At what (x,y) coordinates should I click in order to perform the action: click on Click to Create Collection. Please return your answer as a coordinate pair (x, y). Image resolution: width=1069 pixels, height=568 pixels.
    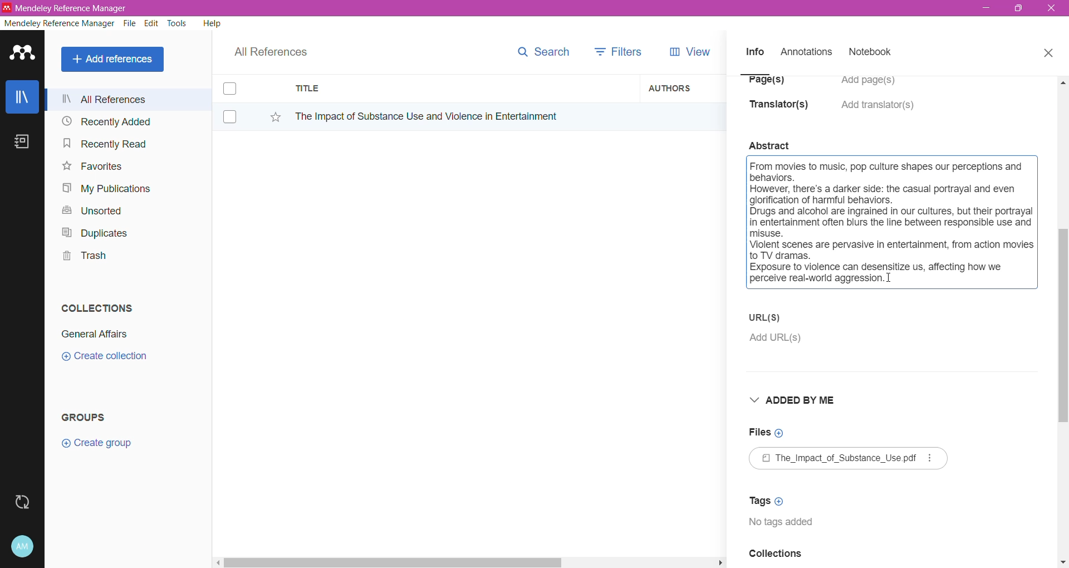
    Looking at the image, I should click on (104, 358).